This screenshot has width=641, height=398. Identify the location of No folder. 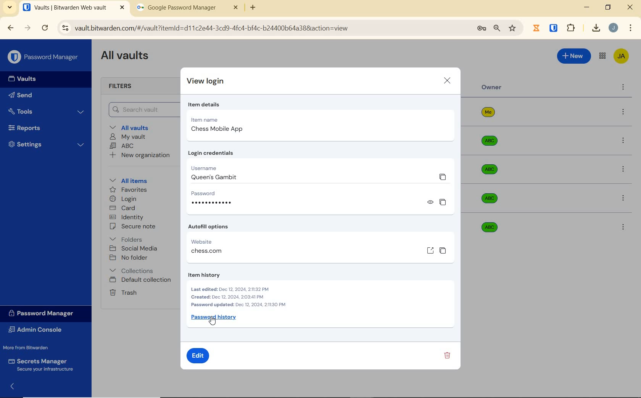
(130, 258).